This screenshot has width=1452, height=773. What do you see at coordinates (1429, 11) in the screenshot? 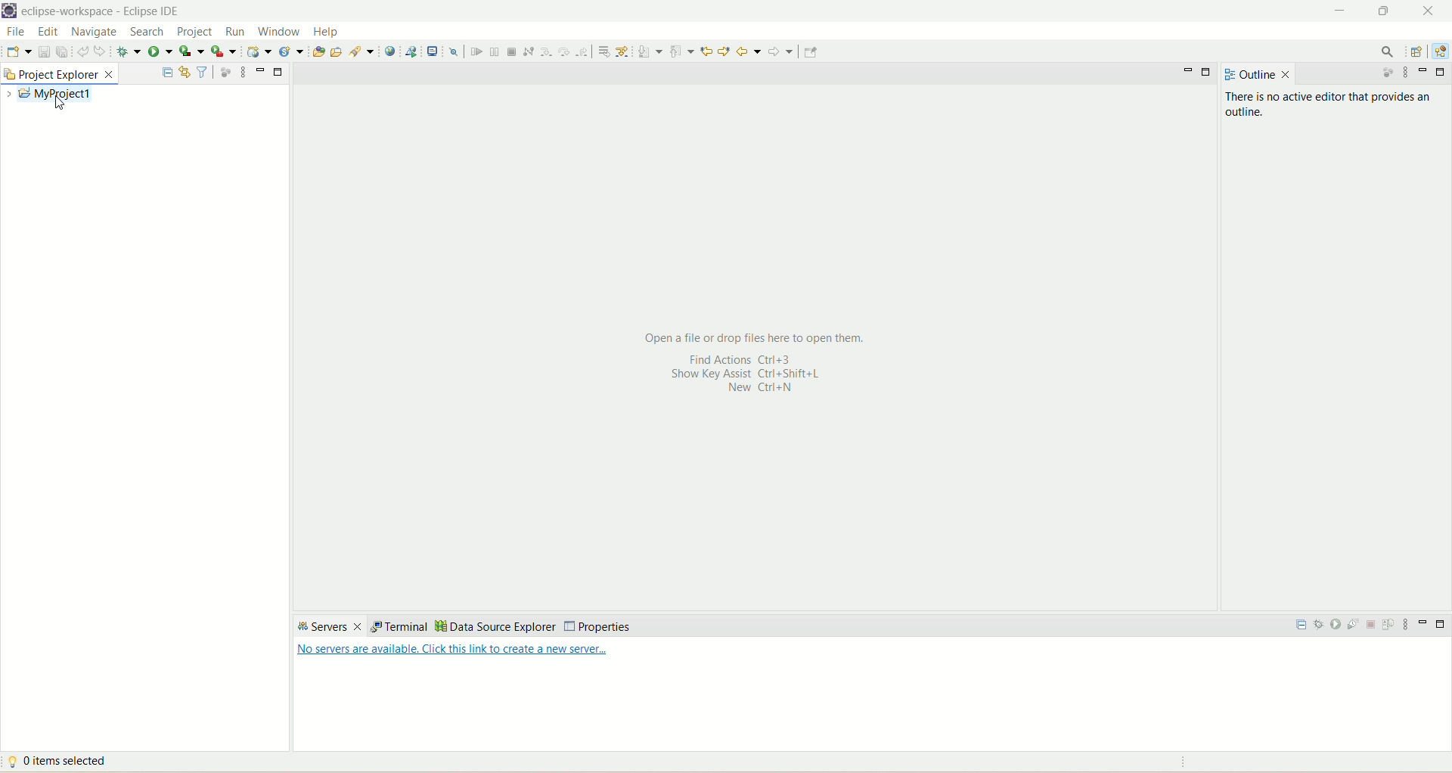
I see `close` at bounding box center [1429, 11].